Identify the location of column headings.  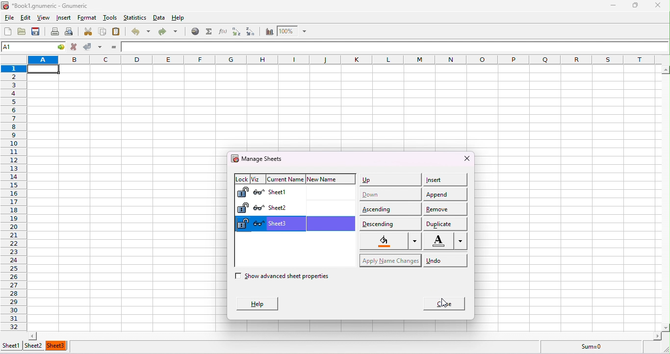
(346, 59).